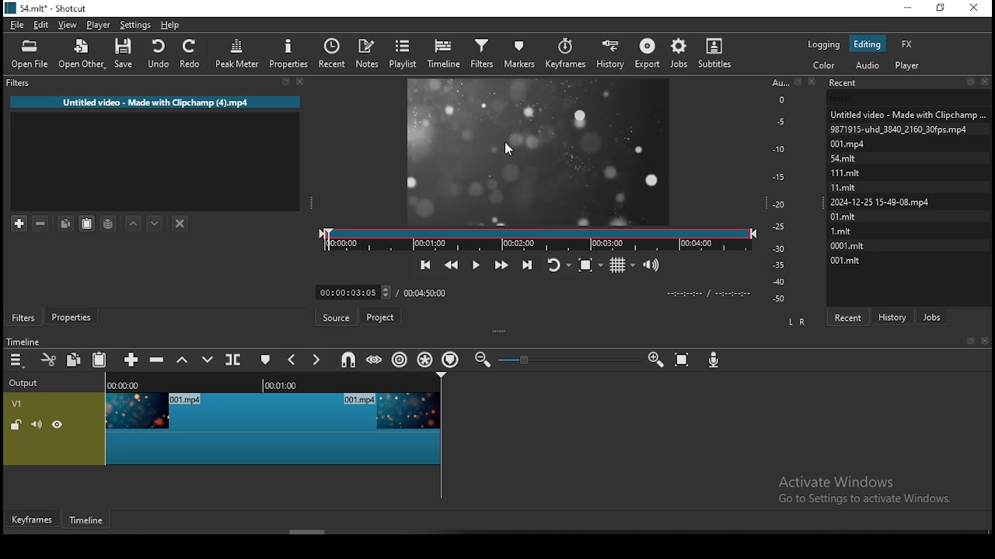  Describe the element at coordinates (134, 25) in the screenshot. I see `settings` at that location.